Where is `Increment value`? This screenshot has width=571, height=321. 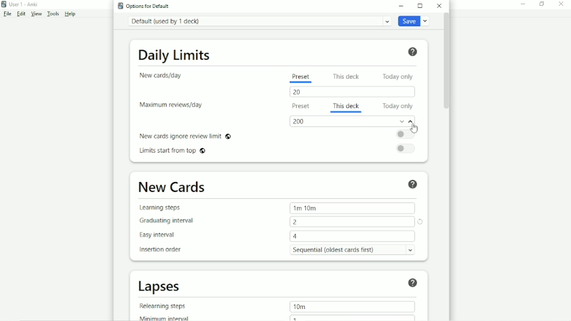 Increment value is located at coordinates (411, 123).